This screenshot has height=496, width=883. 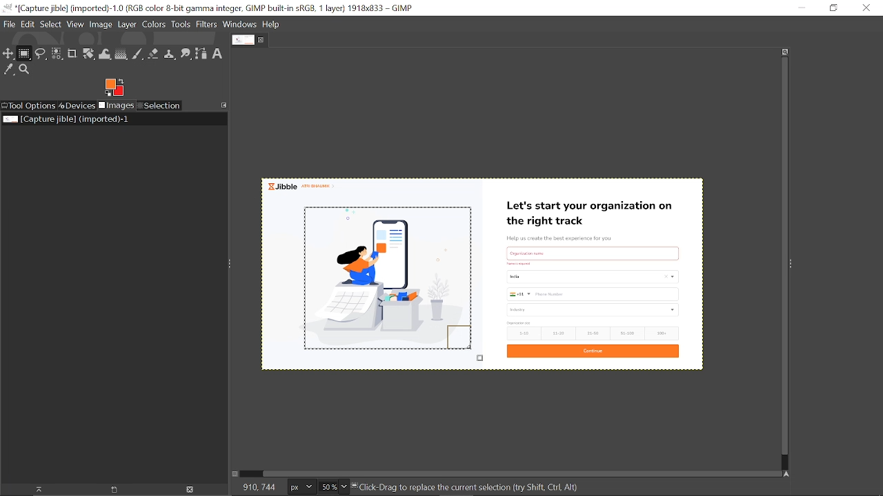 What do you see at coordinates (569, 237) in the screenshot?
I see `Help us create the best experience for you` at bounding box center [569, 237].